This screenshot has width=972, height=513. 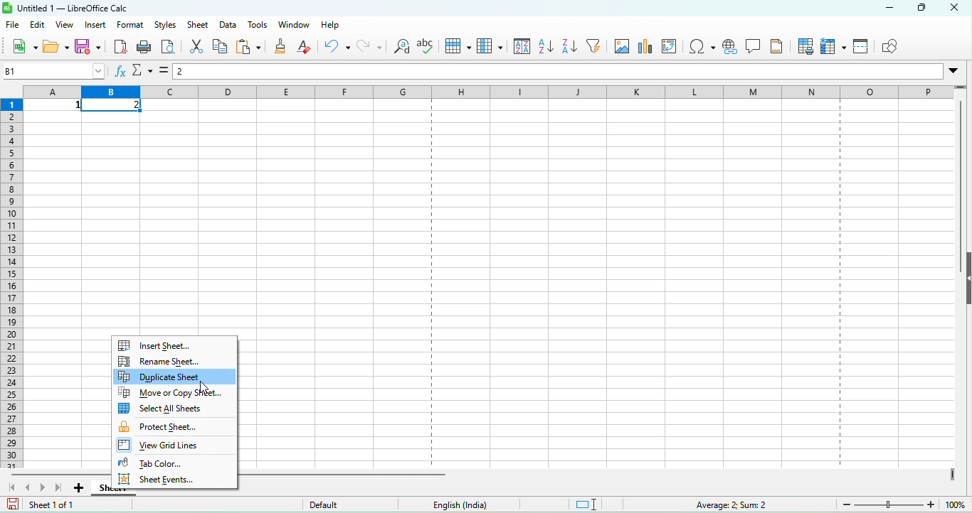 What do you see at coordinates (115, 107) in the screenshot?
I see `2` at bounding box center [115, 107].